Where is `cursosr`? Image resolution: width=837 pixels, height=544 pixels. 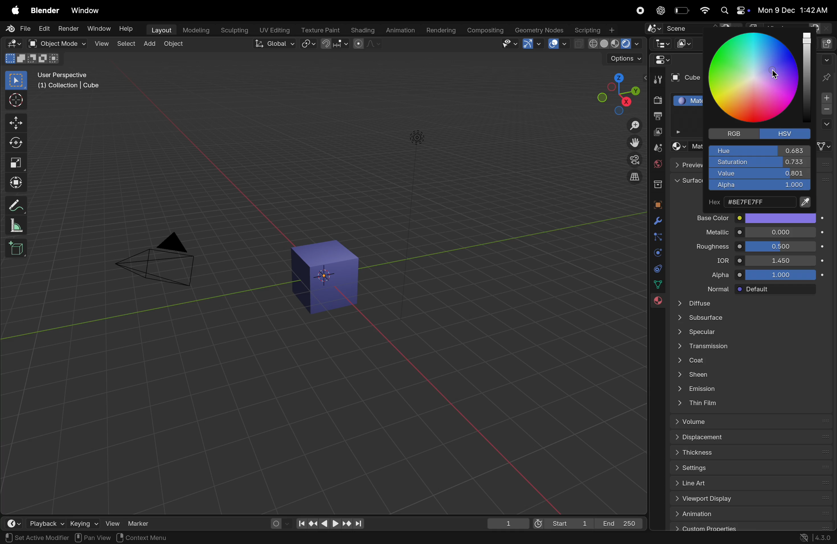
cursosr is located at coordinates (14, 101).